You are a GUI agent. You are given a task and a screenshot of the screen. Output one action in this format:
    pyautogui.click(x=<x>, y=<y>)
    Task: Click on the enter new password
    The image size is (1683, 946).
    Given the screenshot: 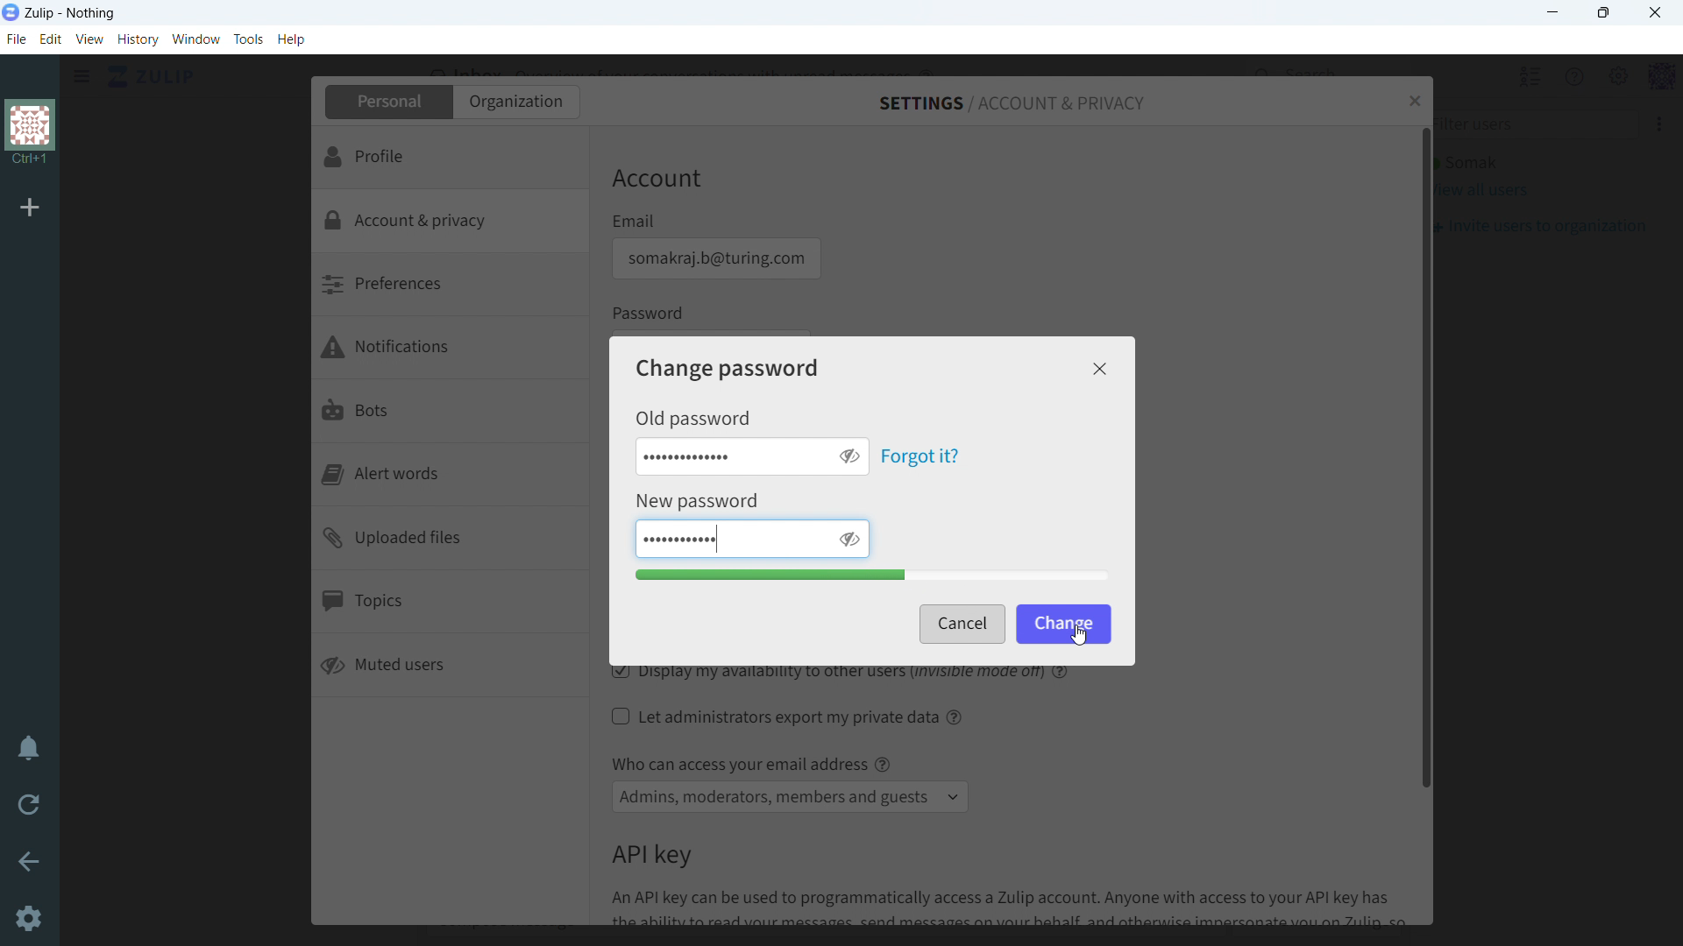 What is the action you would take?
    pyautogui.click(x=729, y=539)
    